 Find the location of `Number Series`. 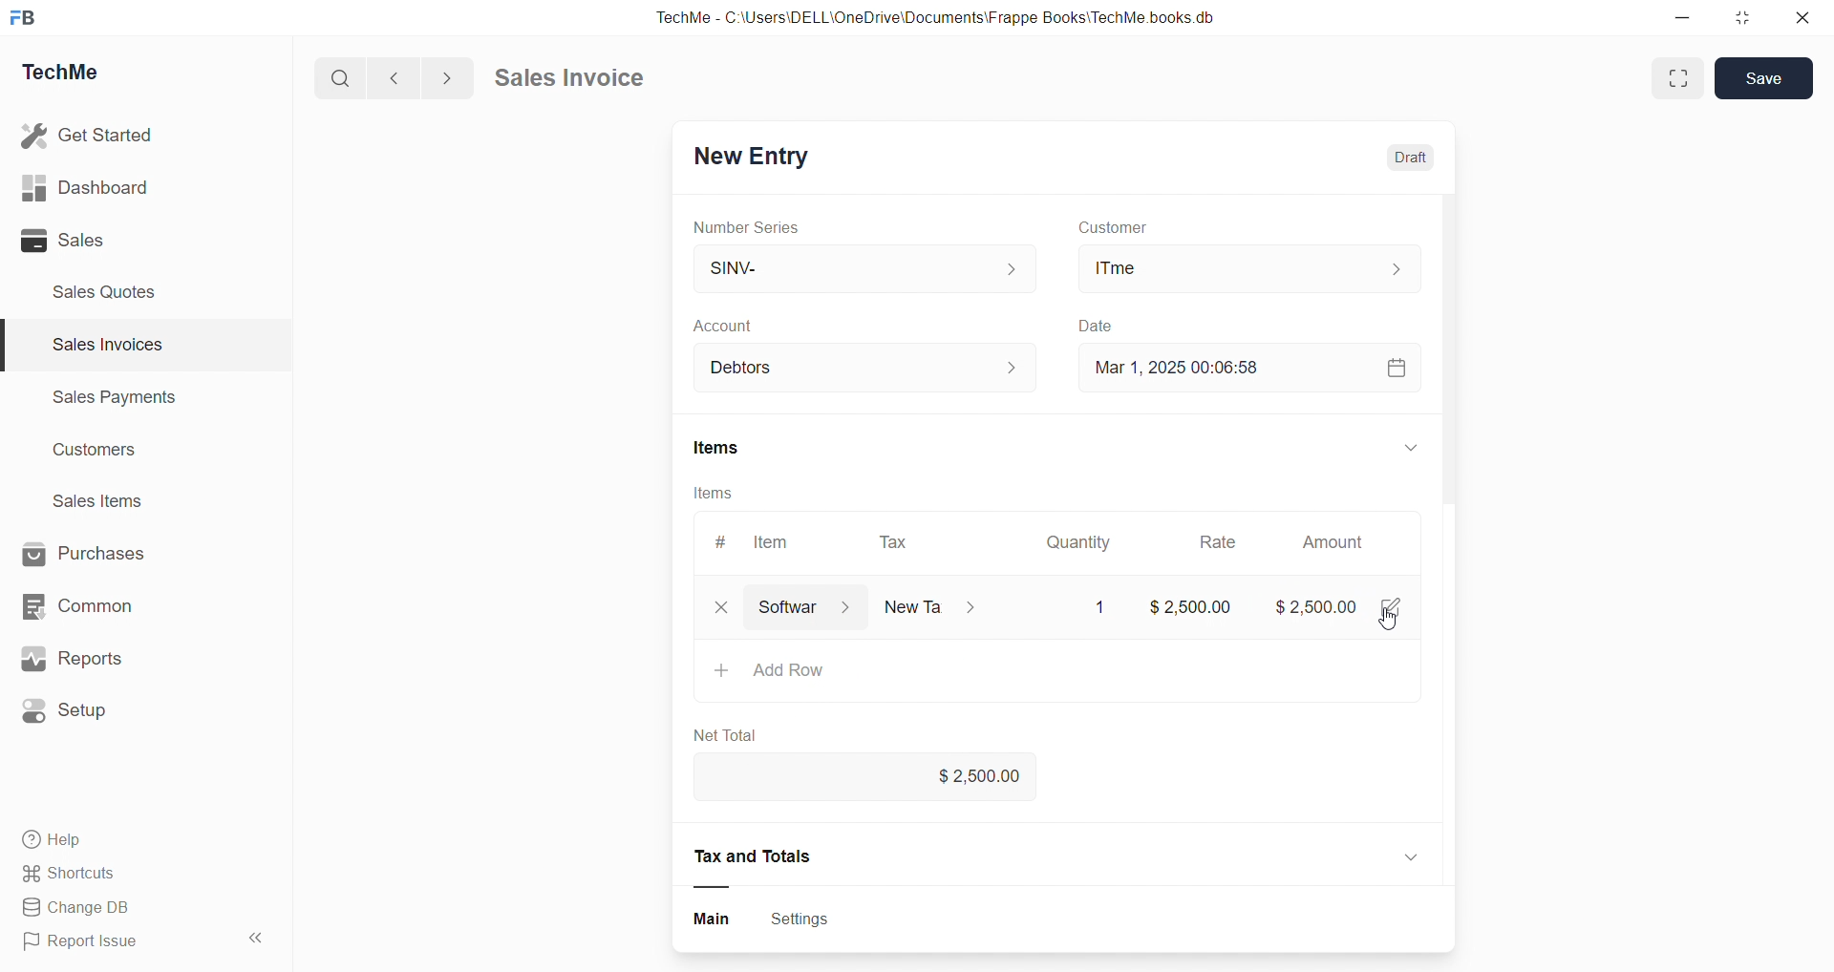

Number Series is located at coordinates (759, 228).